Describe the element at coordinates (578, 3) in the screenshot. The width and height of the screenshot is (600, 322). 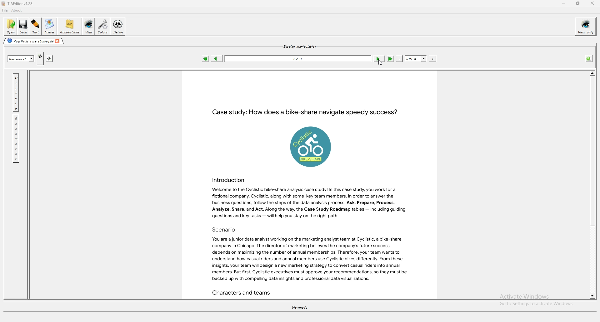
I see `resize` at that location.